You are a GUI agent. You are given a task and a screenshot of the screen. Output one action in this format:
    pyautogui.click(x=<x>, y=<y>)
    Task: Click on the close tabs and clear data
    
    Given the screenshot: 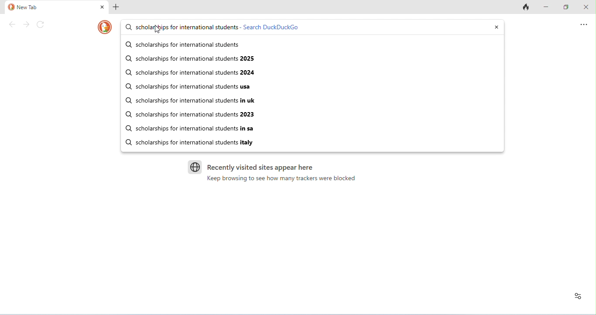 What is the action you would take?
    pyautogui.click(x=525, y=7)
    